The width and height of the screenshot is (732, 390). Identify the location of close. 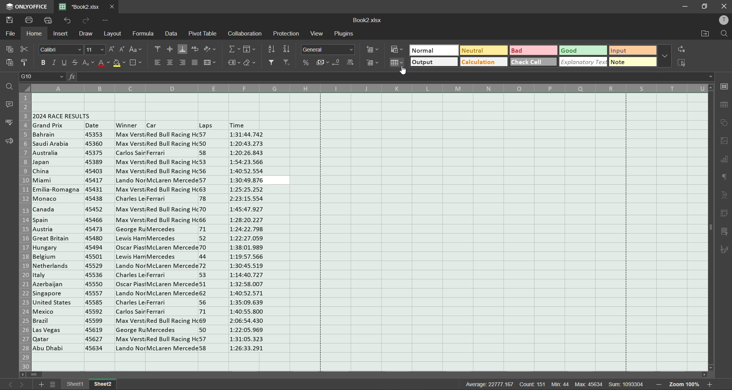
(724, 6).